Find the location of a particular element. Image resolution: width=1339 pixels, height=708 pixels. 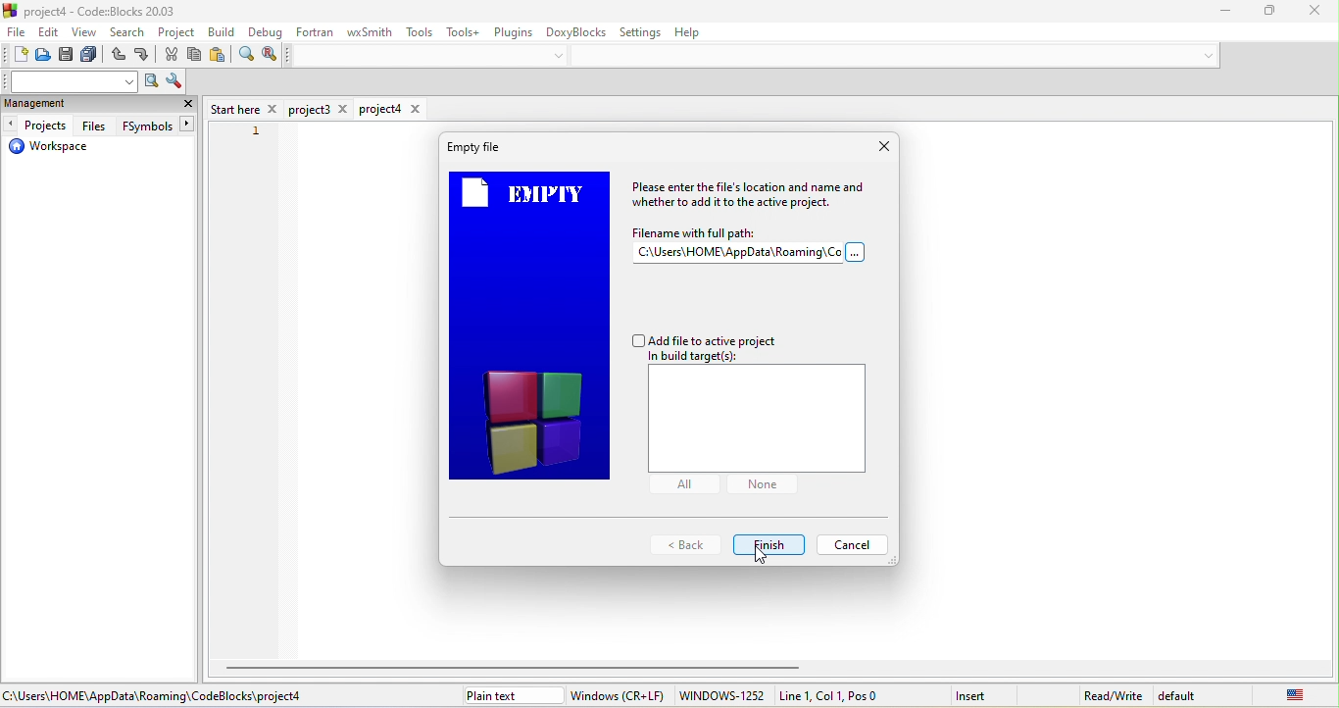

line 1, col 1 , pos 0 is located at coordinates (852, 695).